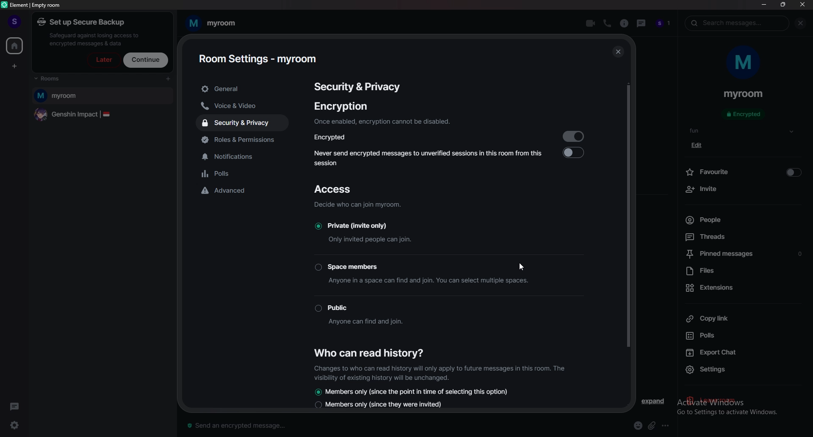 The height and width of the screenshot is (437, 813). I want to click on m, so click(744, 65).